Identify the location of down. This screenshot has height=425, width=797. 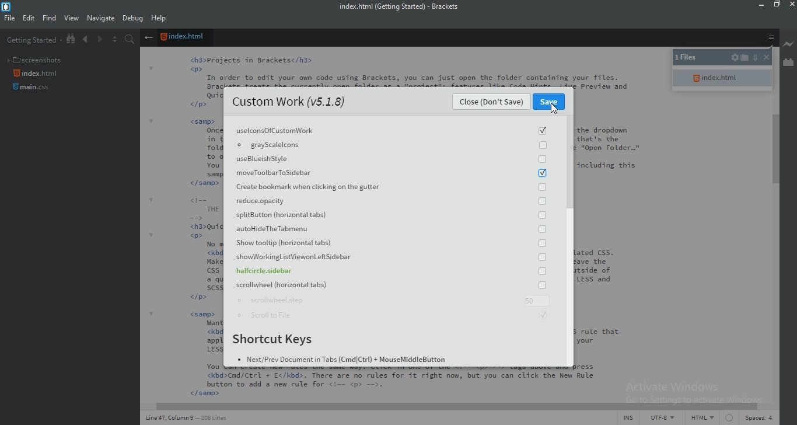
(754, 57).